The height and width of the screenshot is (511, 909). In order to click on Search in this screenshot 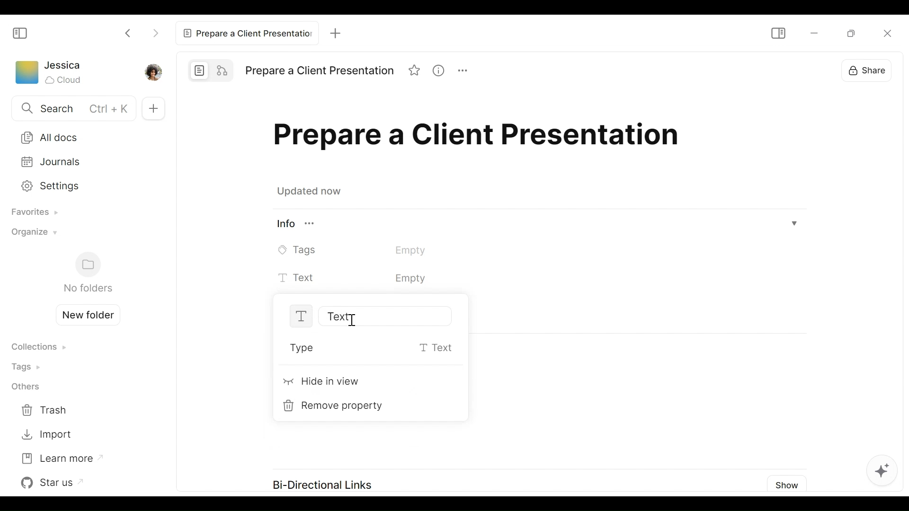, I will do `click(71, 109)`.